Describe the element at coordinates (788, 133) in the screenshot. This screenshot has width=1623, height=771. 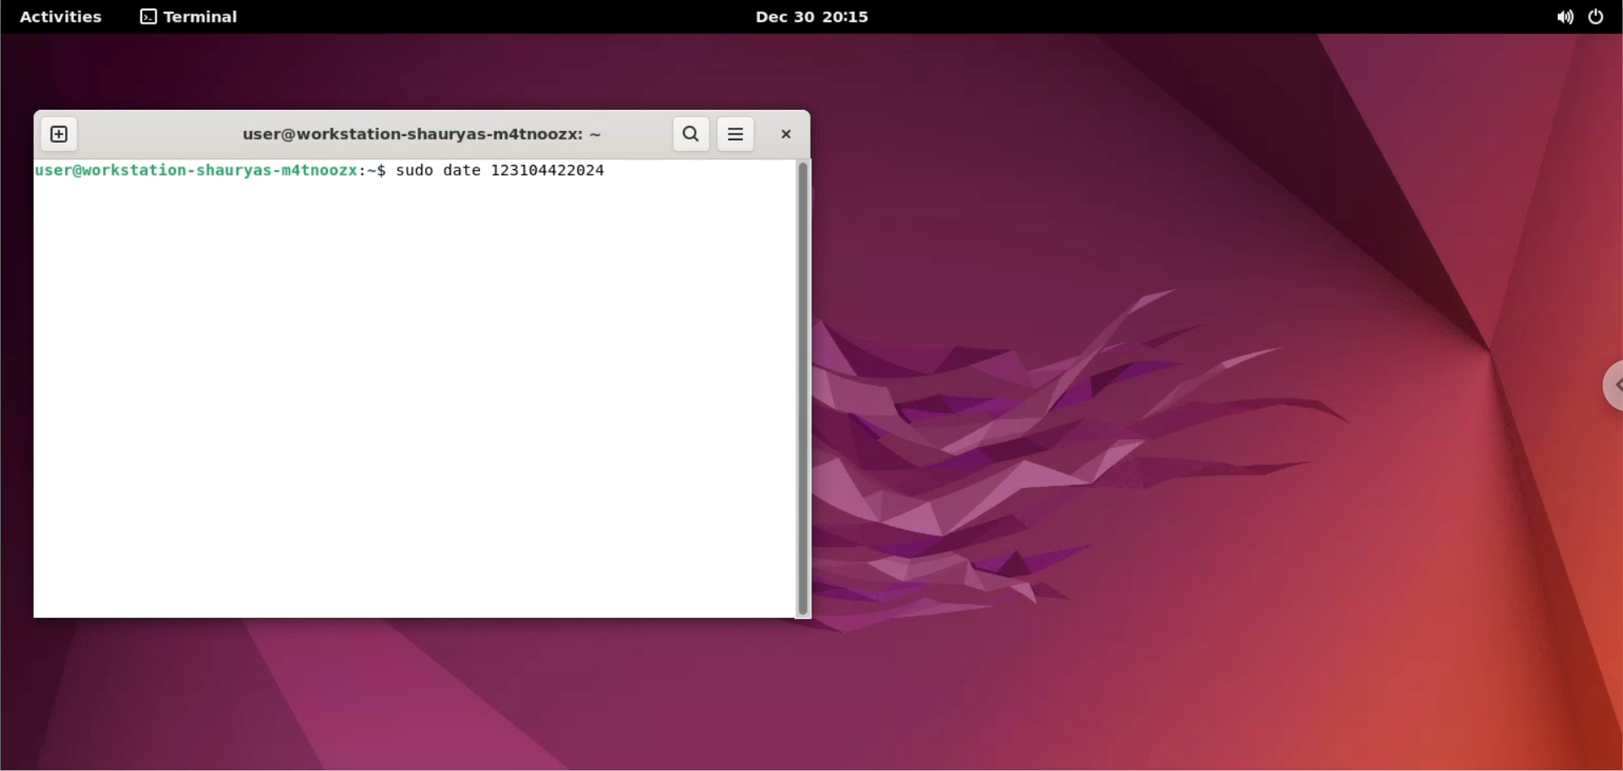
I see `close` at that location.